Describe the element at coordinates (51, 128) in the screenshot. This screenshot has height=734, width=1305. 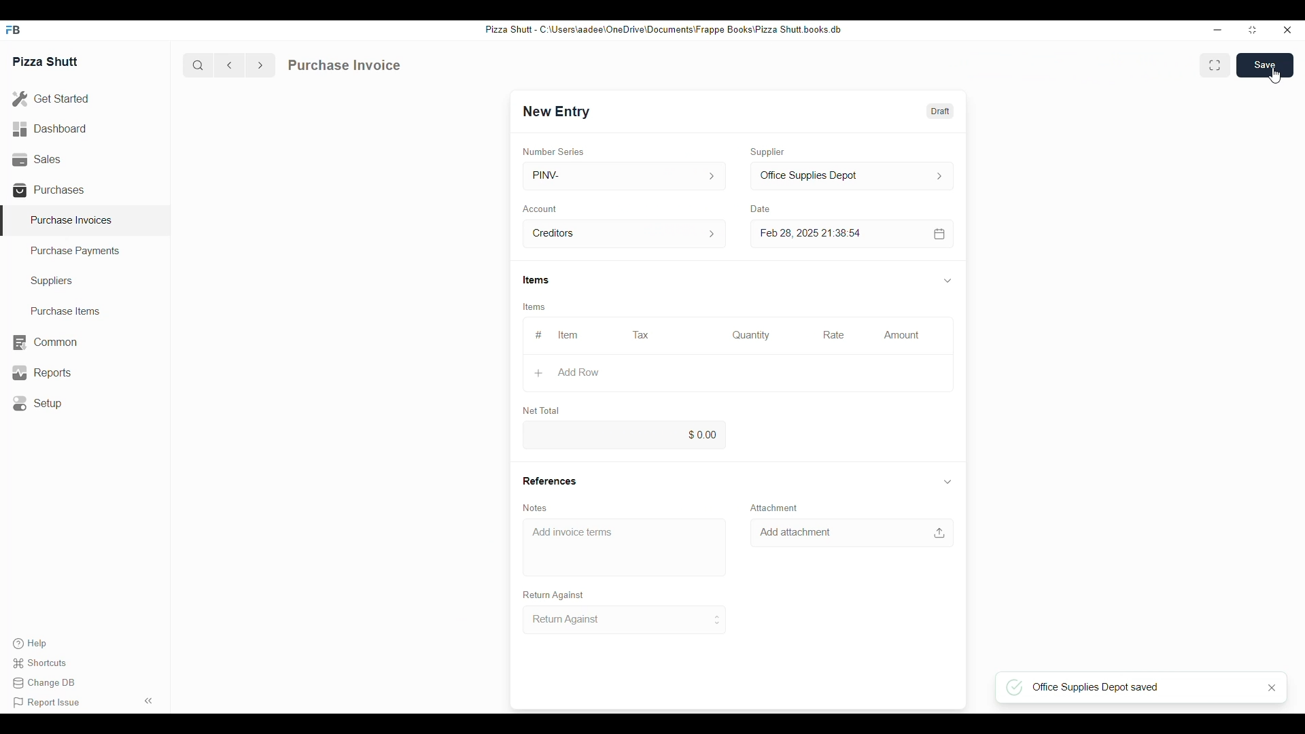
I see `Dashboard` at that location.